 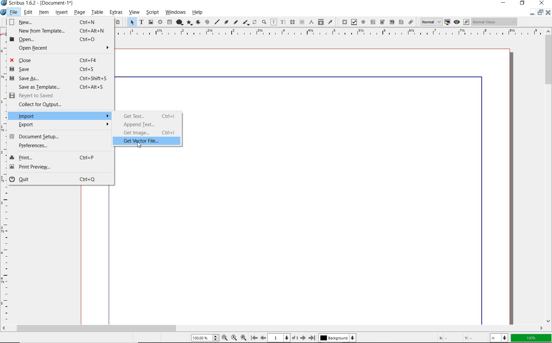 What do you see at coordinates (59, 158) in the screenshot?
I see `Print... Ctrl+P` at bounding box center [59, 158].